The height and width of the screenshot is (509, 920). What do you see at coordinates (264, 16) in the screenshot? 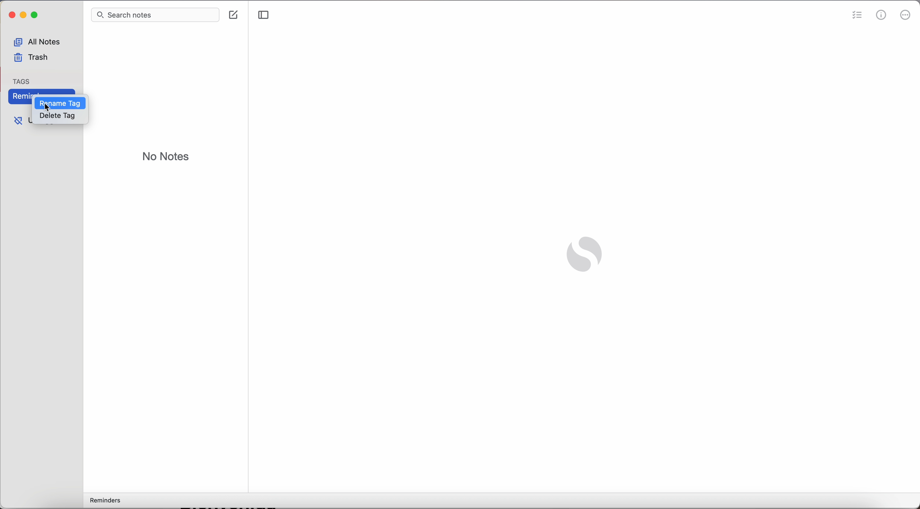
I see `toggle sidebar` at bounding box center [264, 16].